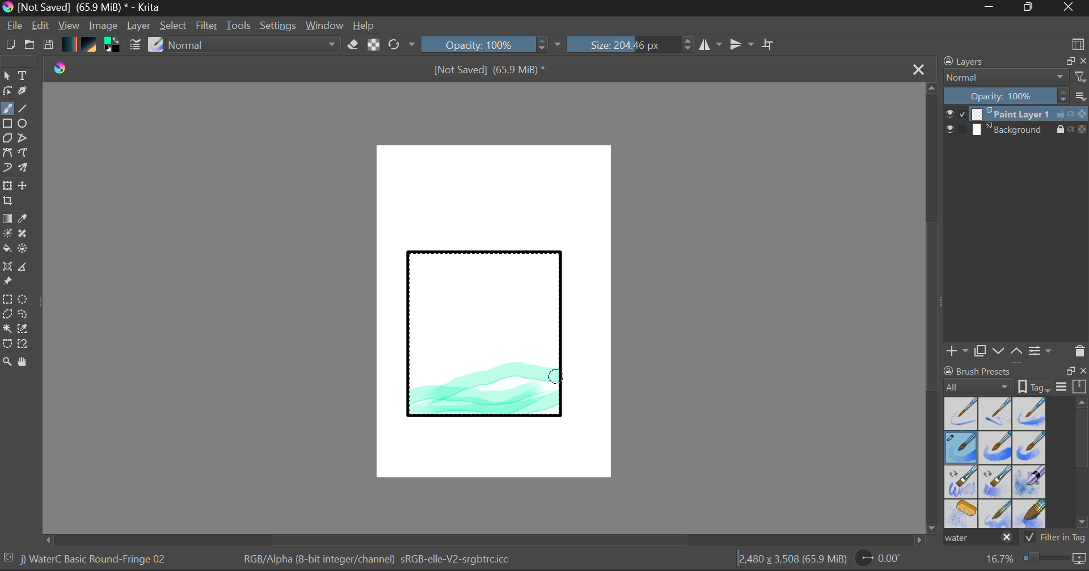  Describe the element at coordinates (95, 560) in the screenshot. I see `Brush Selected` at that location.